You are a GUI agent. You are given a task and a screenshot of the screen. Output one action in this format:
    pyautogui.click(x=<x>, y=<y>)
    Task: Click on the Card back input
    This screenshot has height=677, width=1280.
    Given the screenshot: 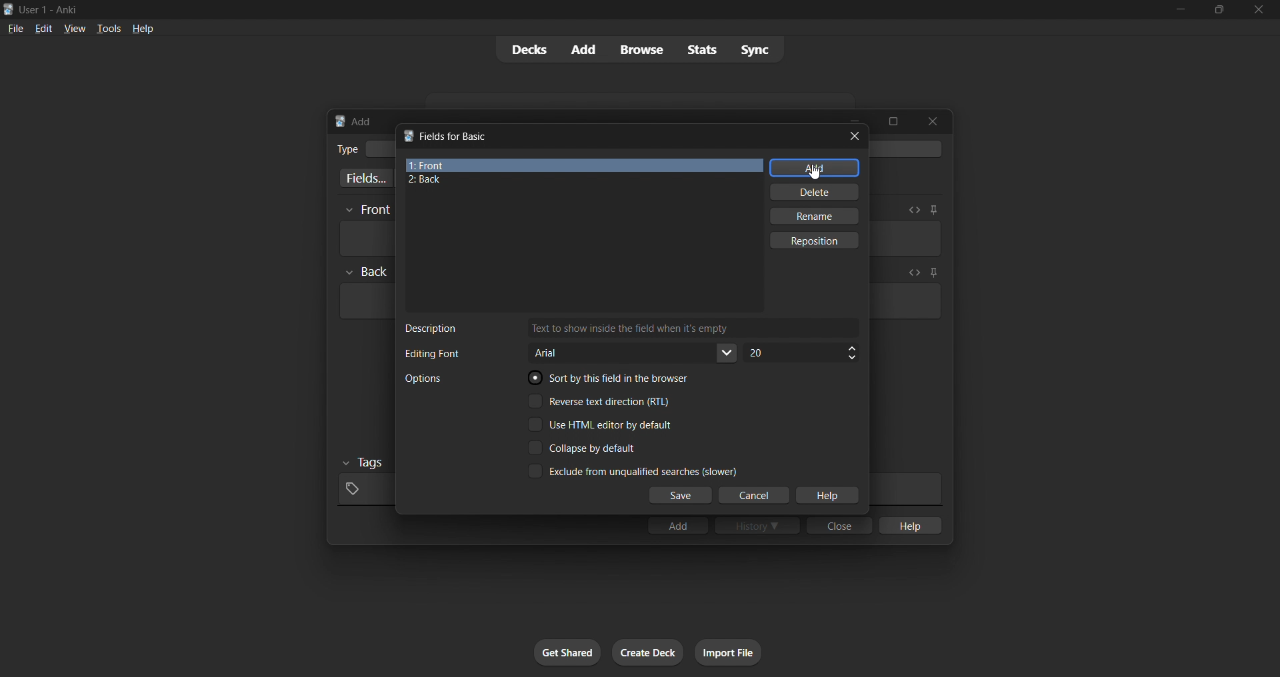 What is the action you would take?
    pyautogui.click(x=905, y=301)
    